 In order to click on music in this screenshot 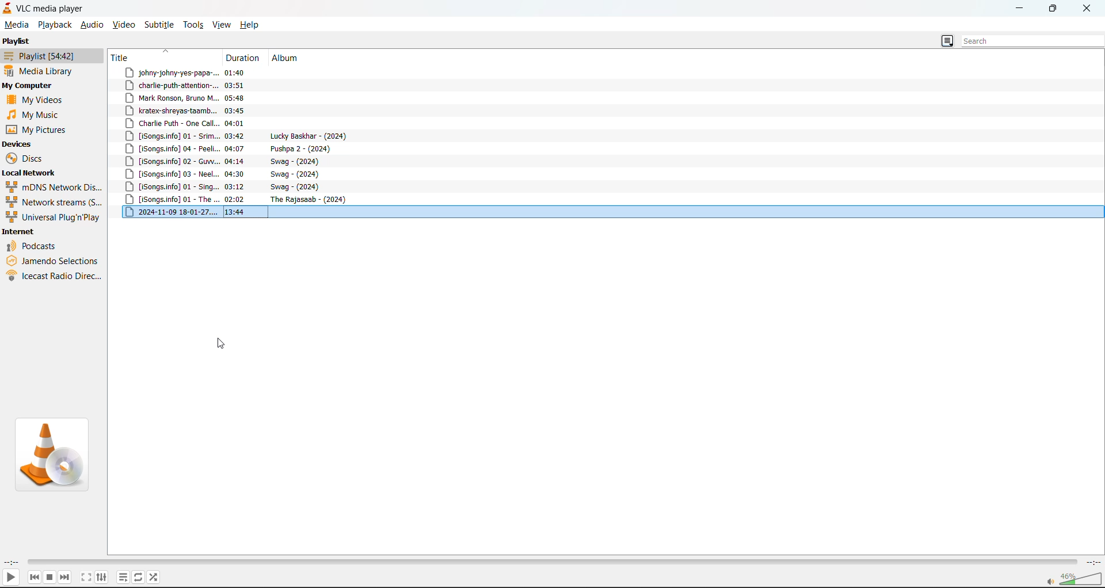, I will do `click(31, 114)`.